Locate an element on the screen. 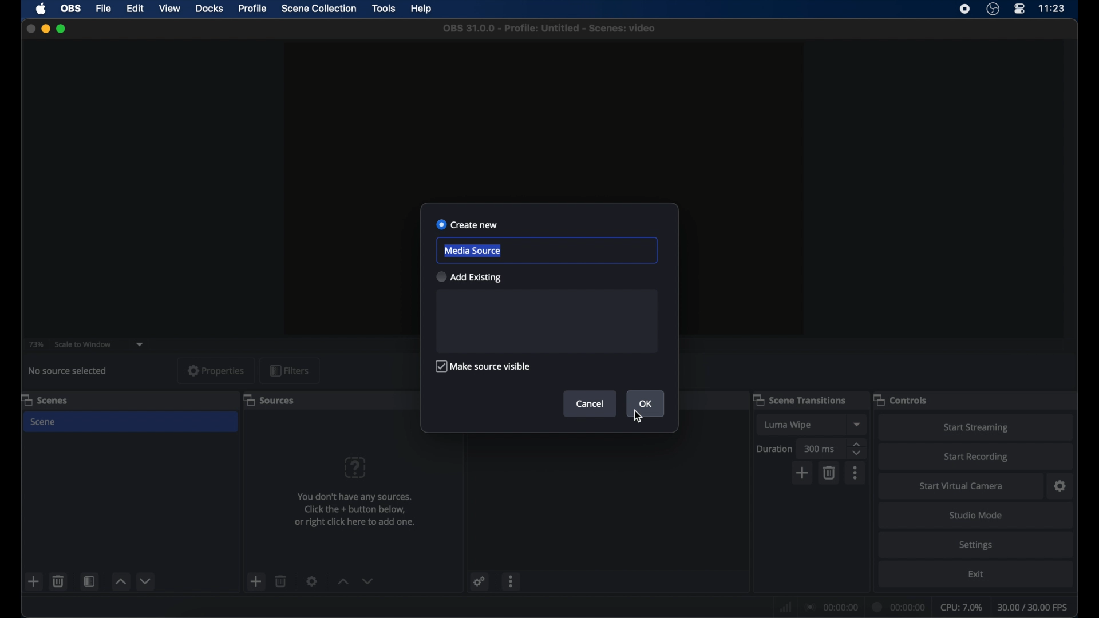  increment is located at coordinates (343, 582).